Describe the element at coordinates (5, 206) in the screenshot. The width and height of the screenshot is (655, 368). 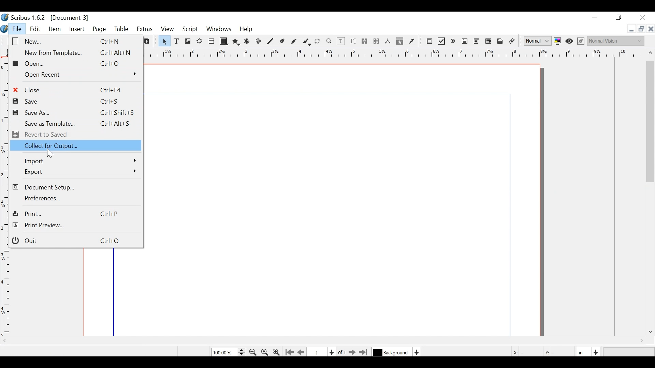
I see `` at that location.